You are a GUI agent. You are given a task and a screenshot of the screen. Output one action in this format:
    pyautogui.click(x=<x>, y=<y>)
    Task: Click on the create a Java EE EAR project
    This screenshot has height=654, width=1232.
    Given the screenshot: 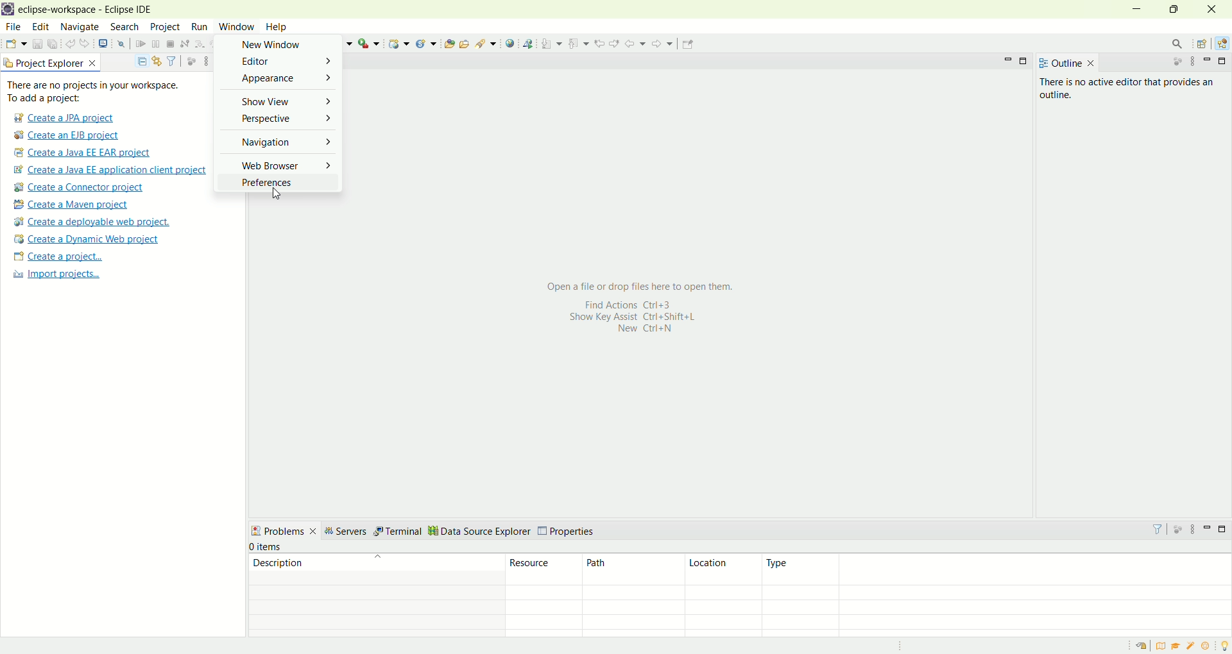 What is the action you would take?
    pyautogui.click(x=83, y=153)
    